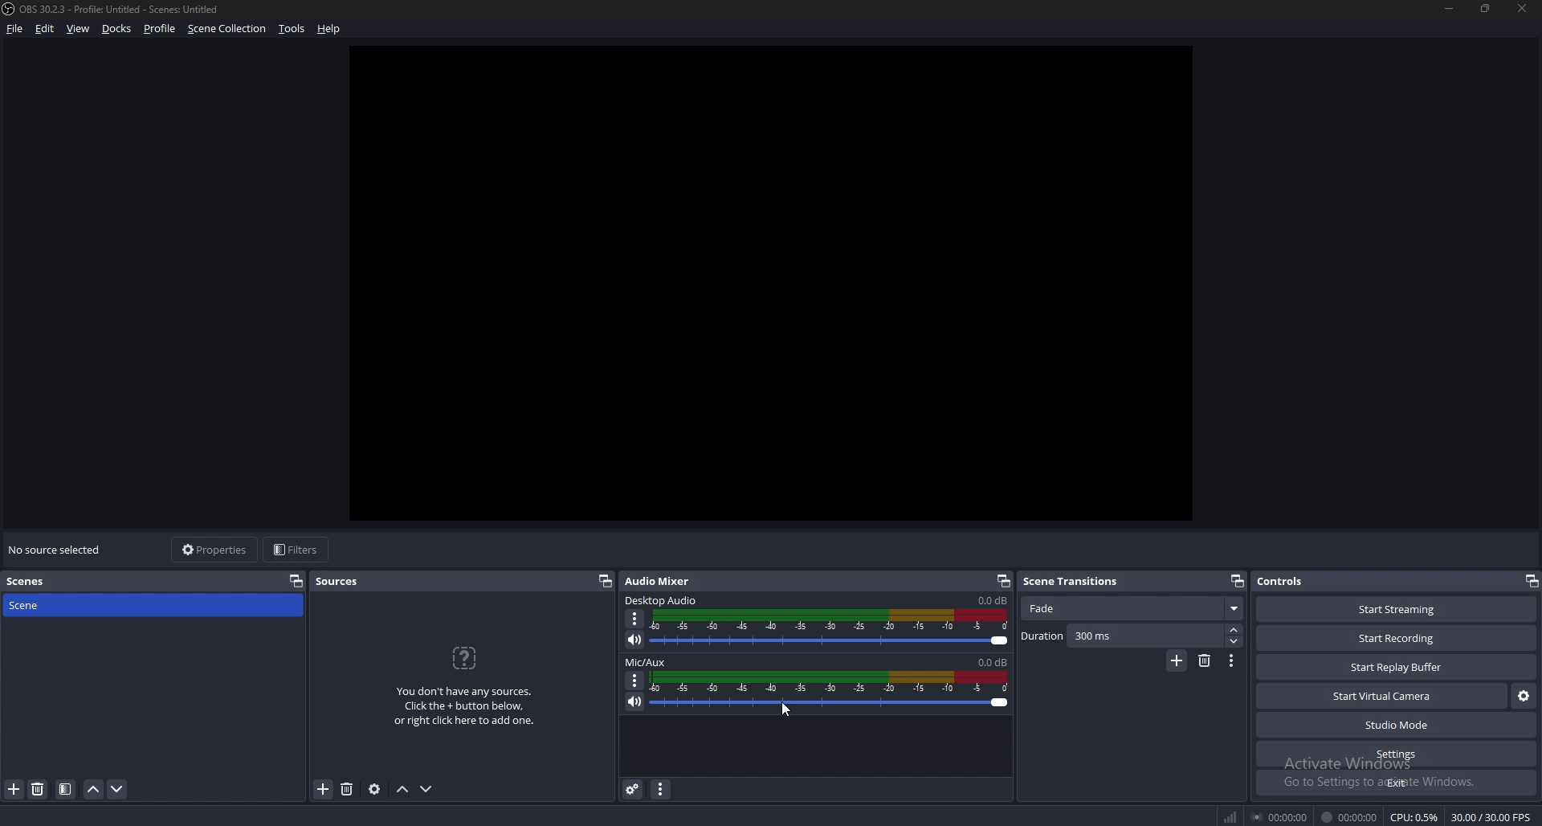 Image resolution: width=1542 pixels, height=826 pixels. I want to click on exit, so click(1397, 783).